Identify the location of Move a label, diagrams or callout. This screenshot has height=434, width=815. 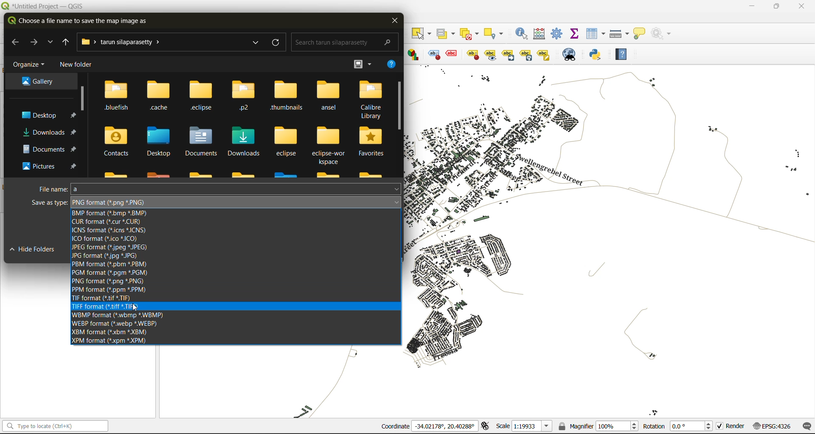
(509, 54).